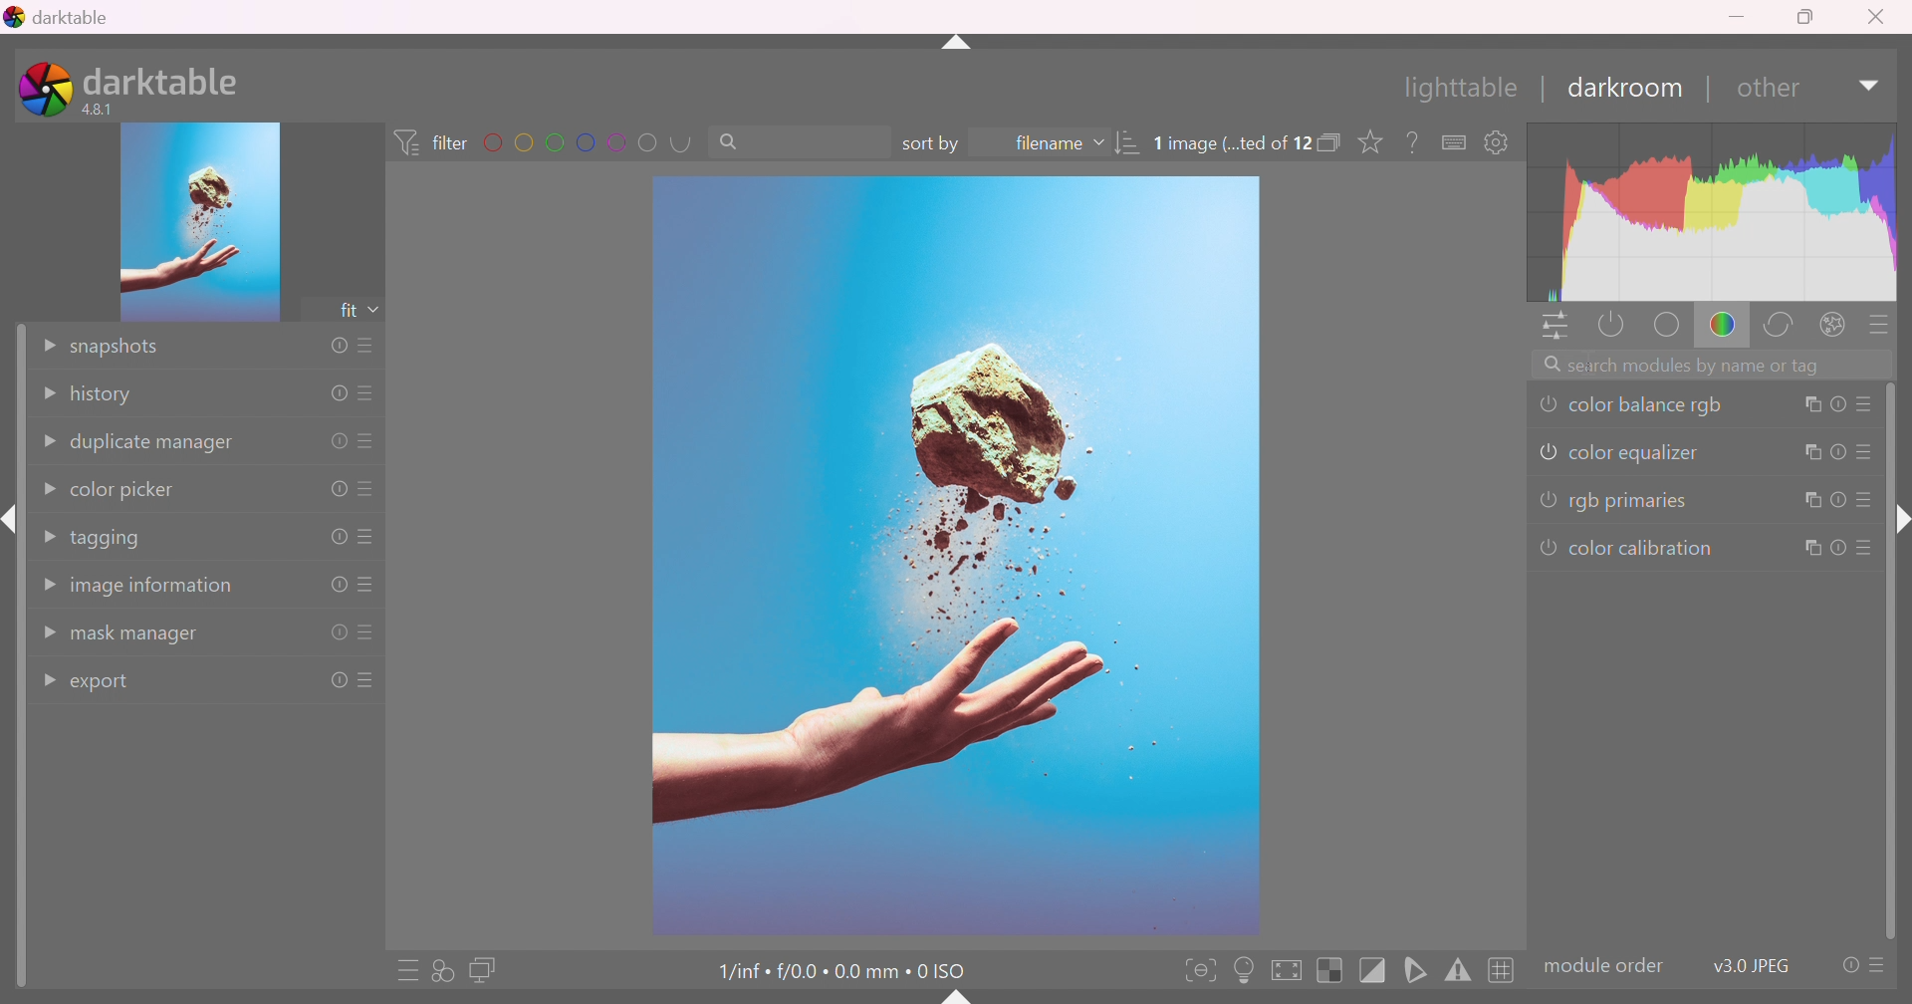  What do you see at coordinates (1038, 144) in the screenshot?
I see `filename` at bounding box center [1038, 144].